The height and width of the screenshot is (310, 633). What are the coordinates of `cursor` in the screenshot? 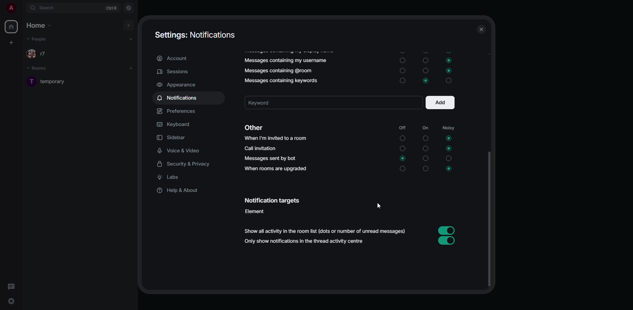 It's located at (378, 206).